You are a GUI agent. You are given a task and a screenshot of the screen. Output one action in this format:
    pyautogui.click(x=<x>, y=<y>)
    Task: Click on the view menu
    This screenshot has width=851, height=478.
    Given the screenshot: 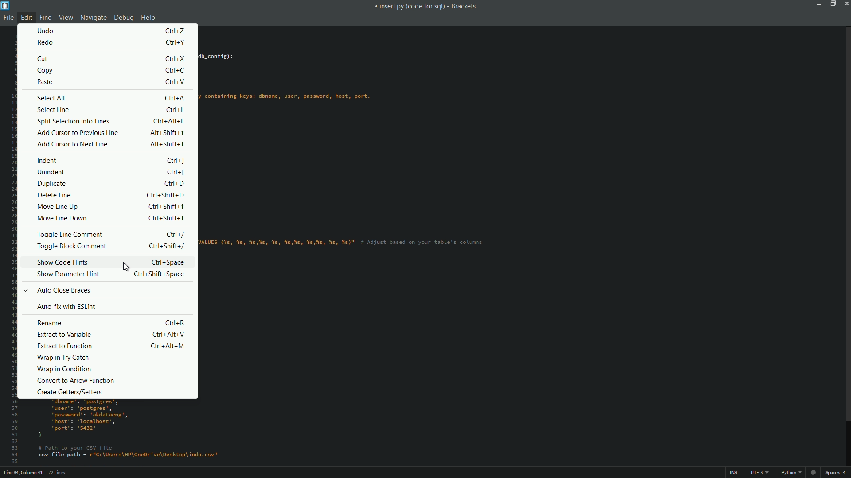 What is the action you would take?
    pyautogui.click(x=65, y=17)
    